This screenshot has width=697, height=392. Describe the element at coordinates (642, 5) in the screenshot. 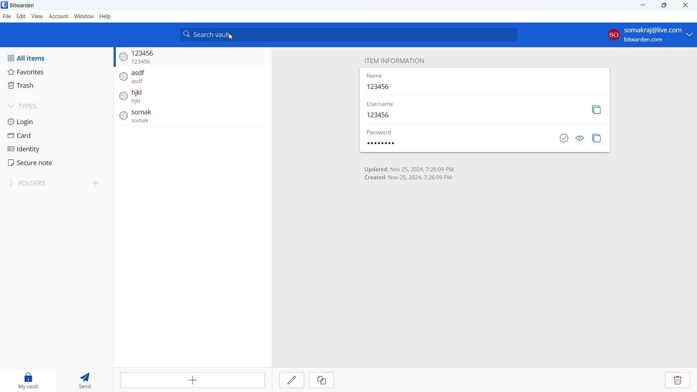

I see `minimize` at that location.